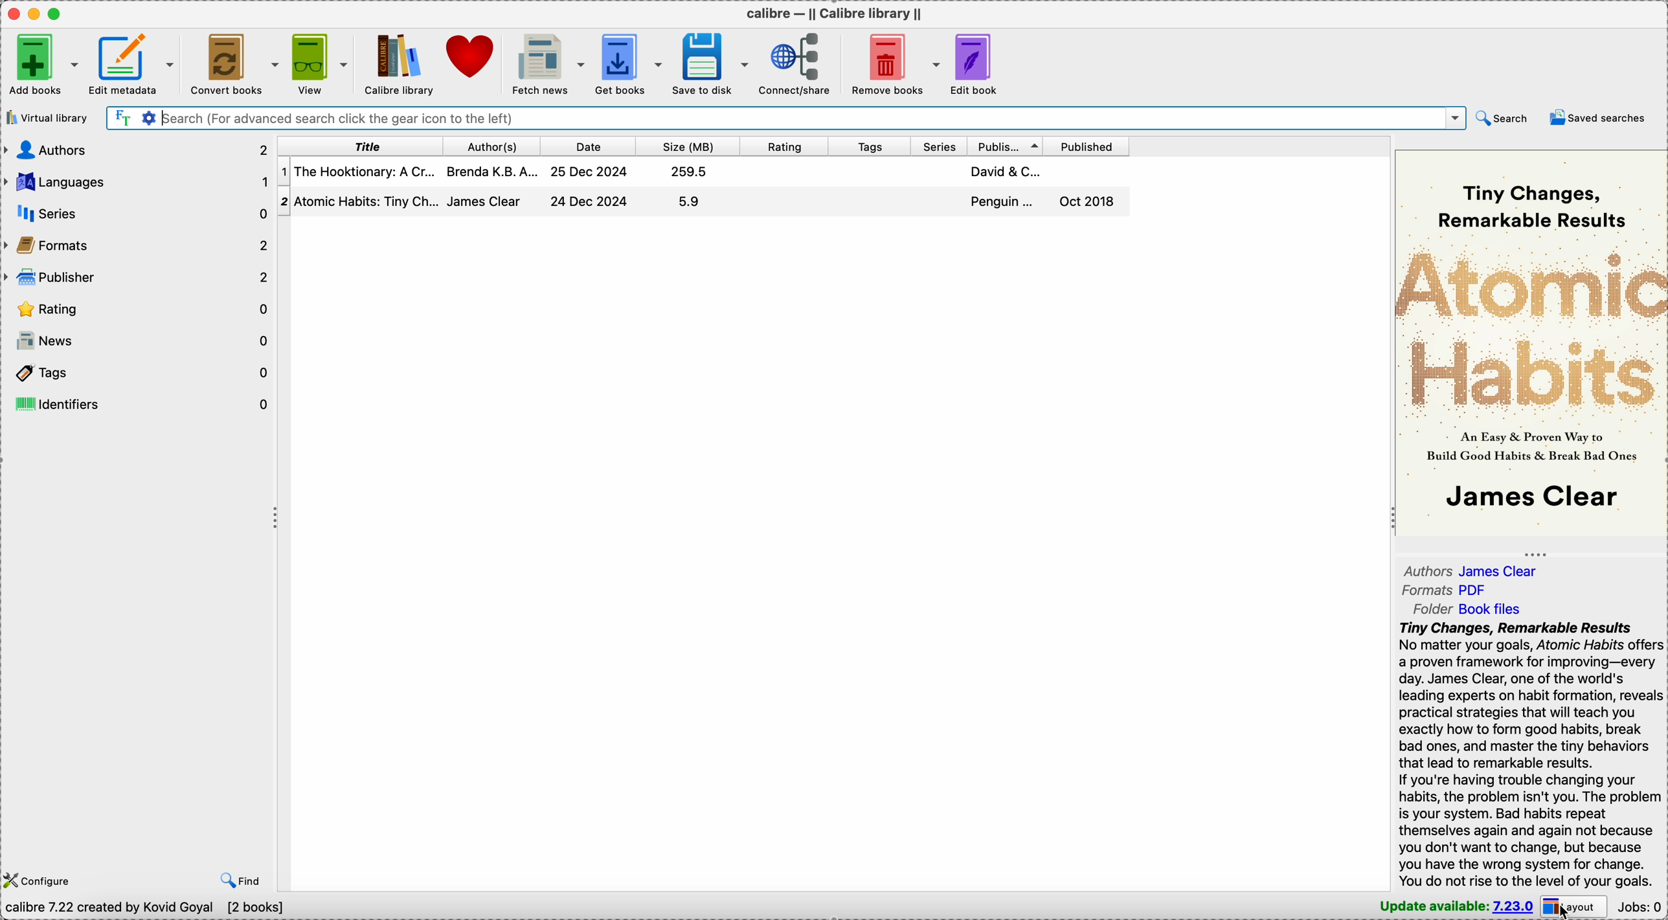  I want to click on get books, so click(630, 65).